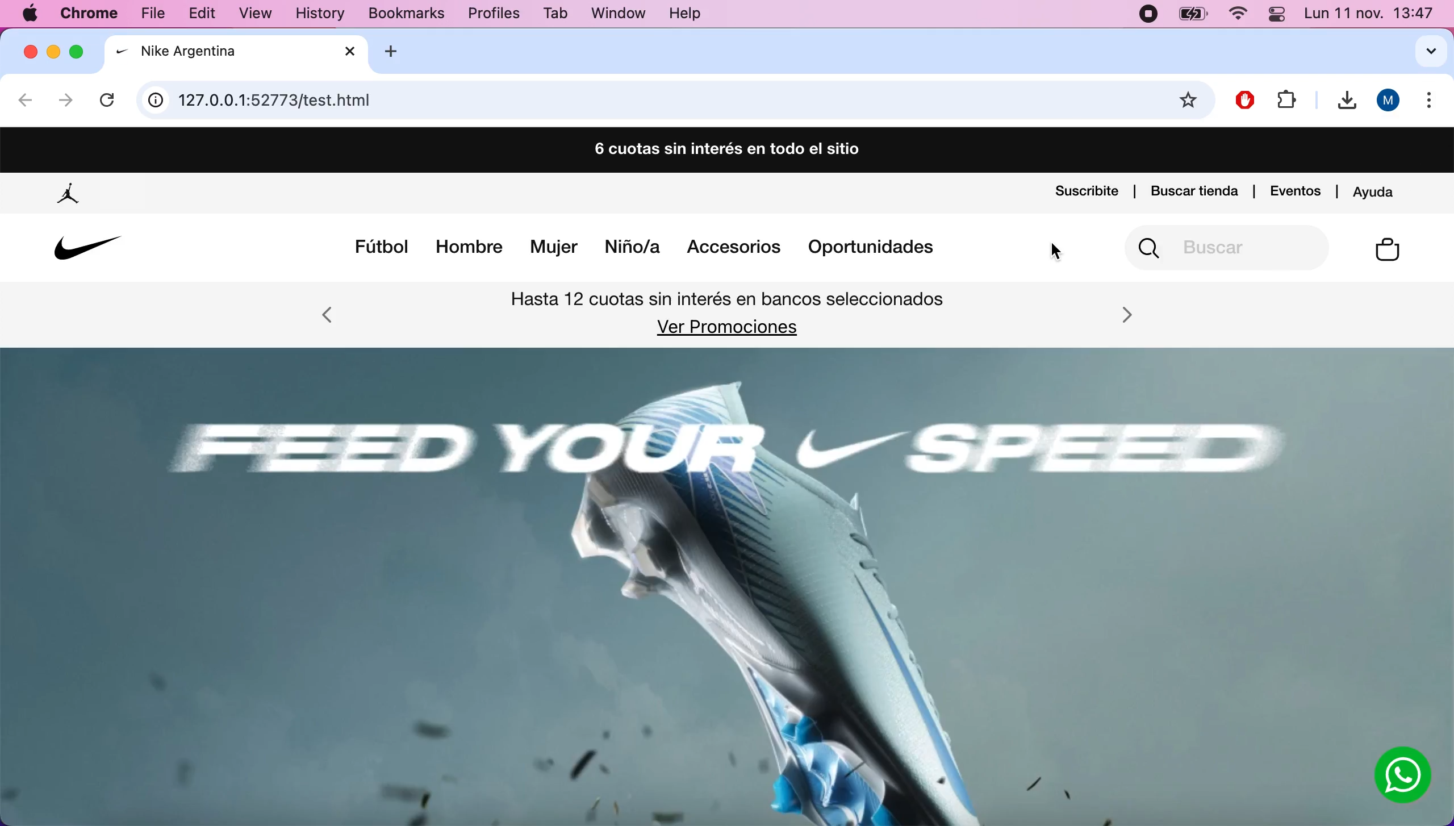  What do you see at coordinates (84, 248) in the screenshot?
I see `Nike Logo` at bounding box center [84, 248].